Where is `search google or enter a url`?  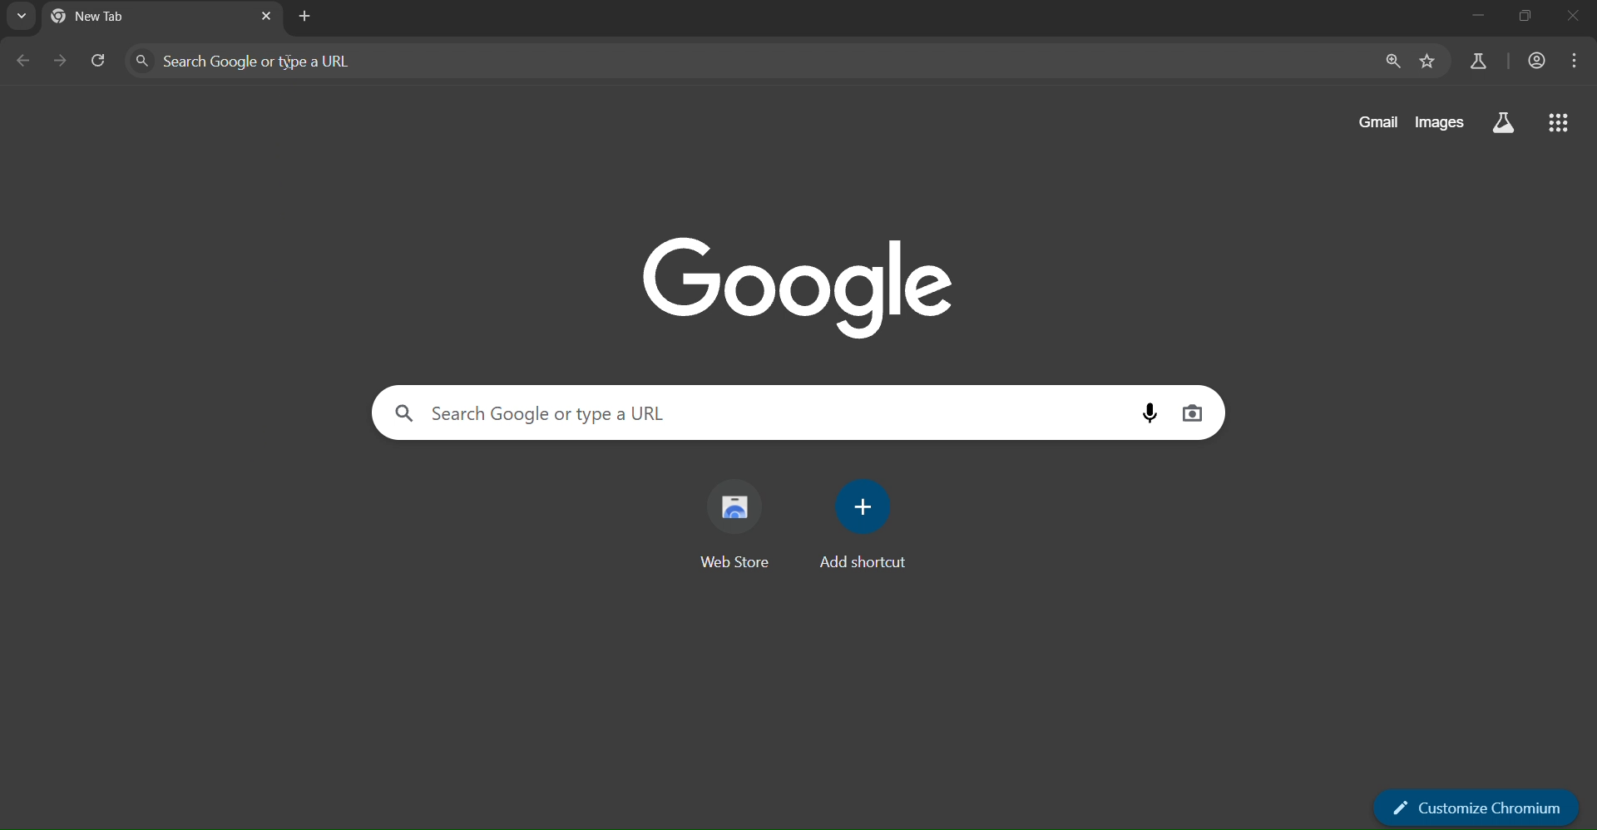 search google or enter a url is located at coordinates (538, 412).